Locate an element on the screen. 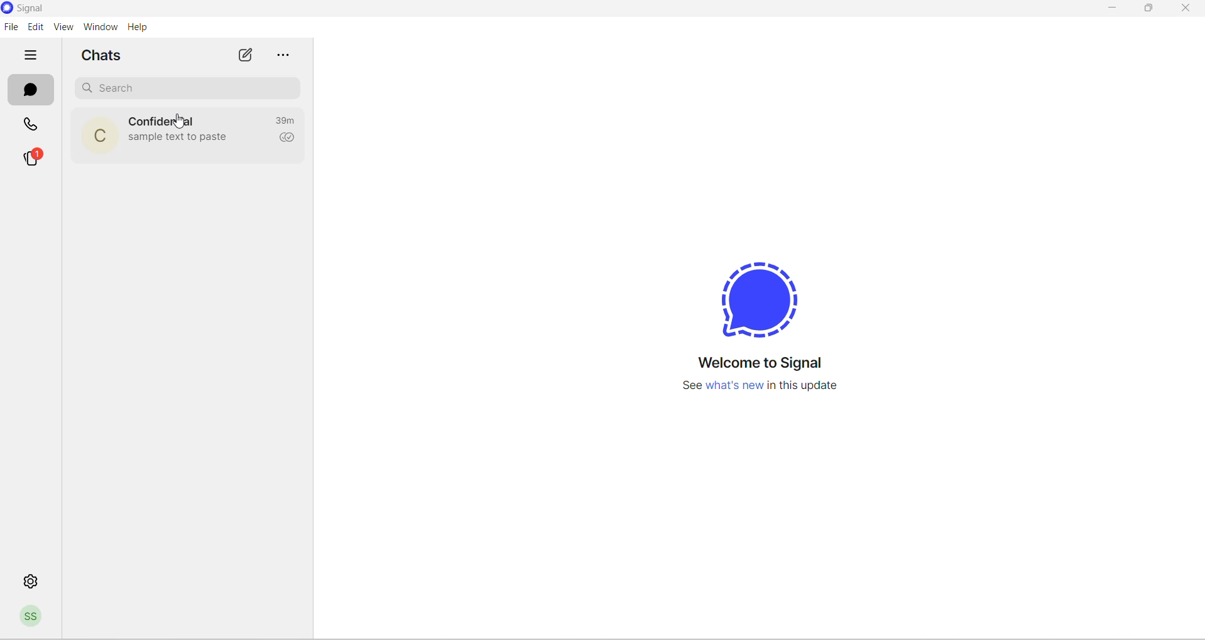 The height and width of the screenshot is (640, 1205). profile picture is located at coordinates (94, 136).